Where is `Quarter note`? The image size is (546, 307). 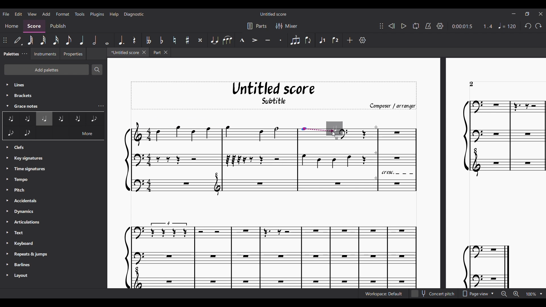
Quarter note is located at coordinates (82, 40).